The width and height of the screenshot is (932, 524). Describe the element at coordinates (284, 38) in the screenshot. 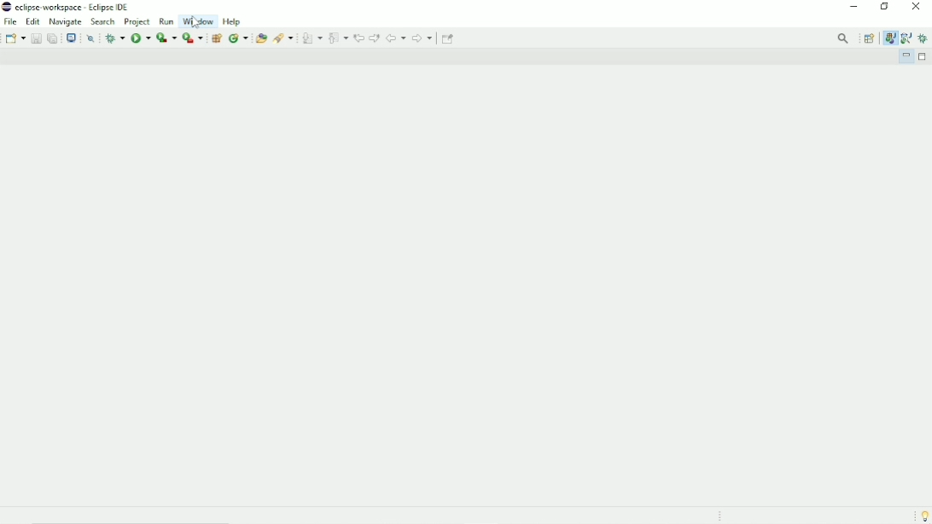

I see `Search` at that location.